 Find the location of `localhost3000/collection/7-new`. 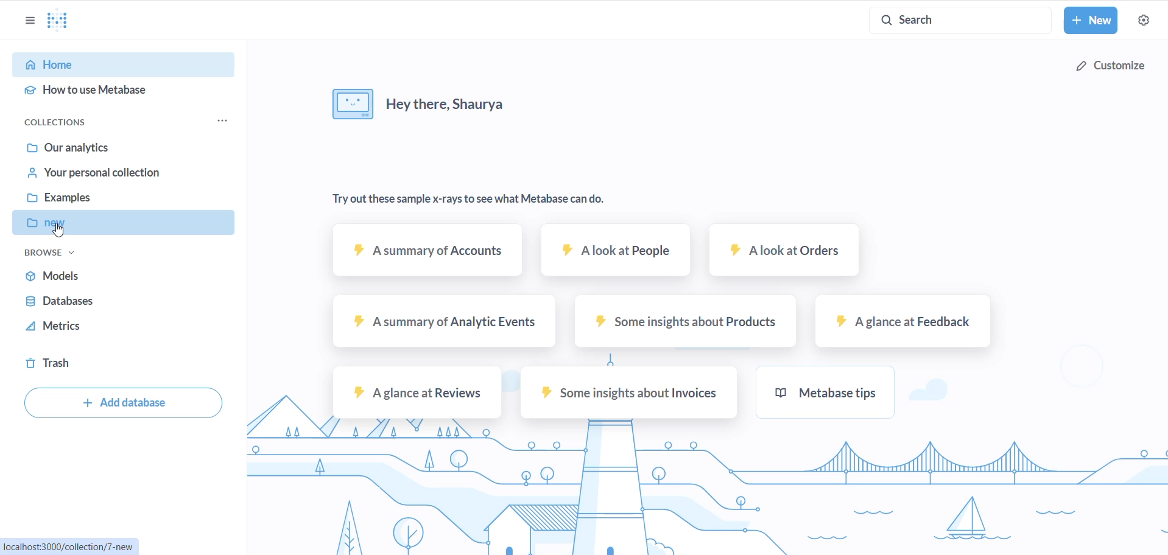

localhost3000/collection/7-new is located at coordinates (74, 545).